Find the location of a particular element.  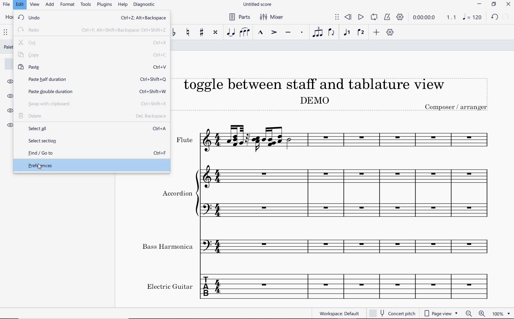

UNDO is located at coordinates (495, 18).